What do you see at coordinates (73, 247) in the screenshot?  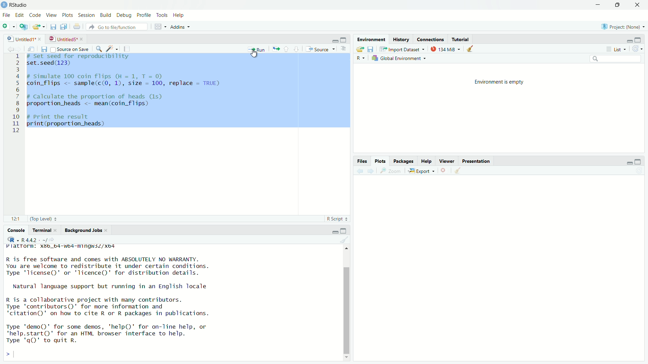 I see `platform` at bounding box center [73, 247].